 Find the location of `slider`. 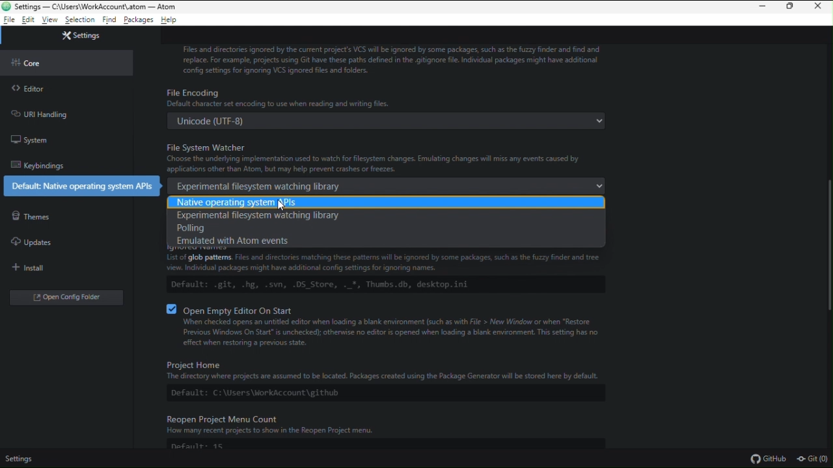

slider is located at coordinates (822, 246).